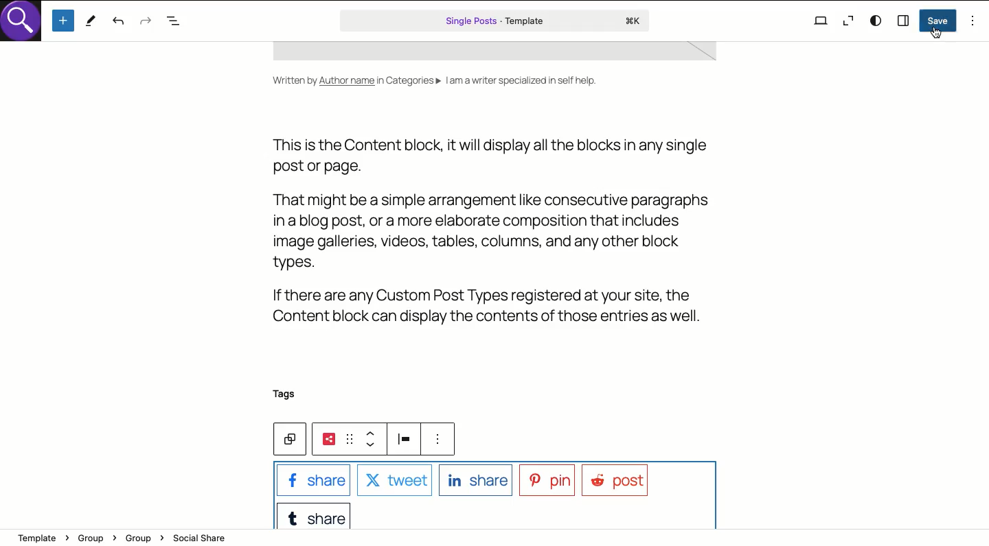 The height and width of the screenshot is (546, 989). What do you see at coordinates (547, 481) in the screenshot?
I see `Pinterest` at bounding box center [547, 481].